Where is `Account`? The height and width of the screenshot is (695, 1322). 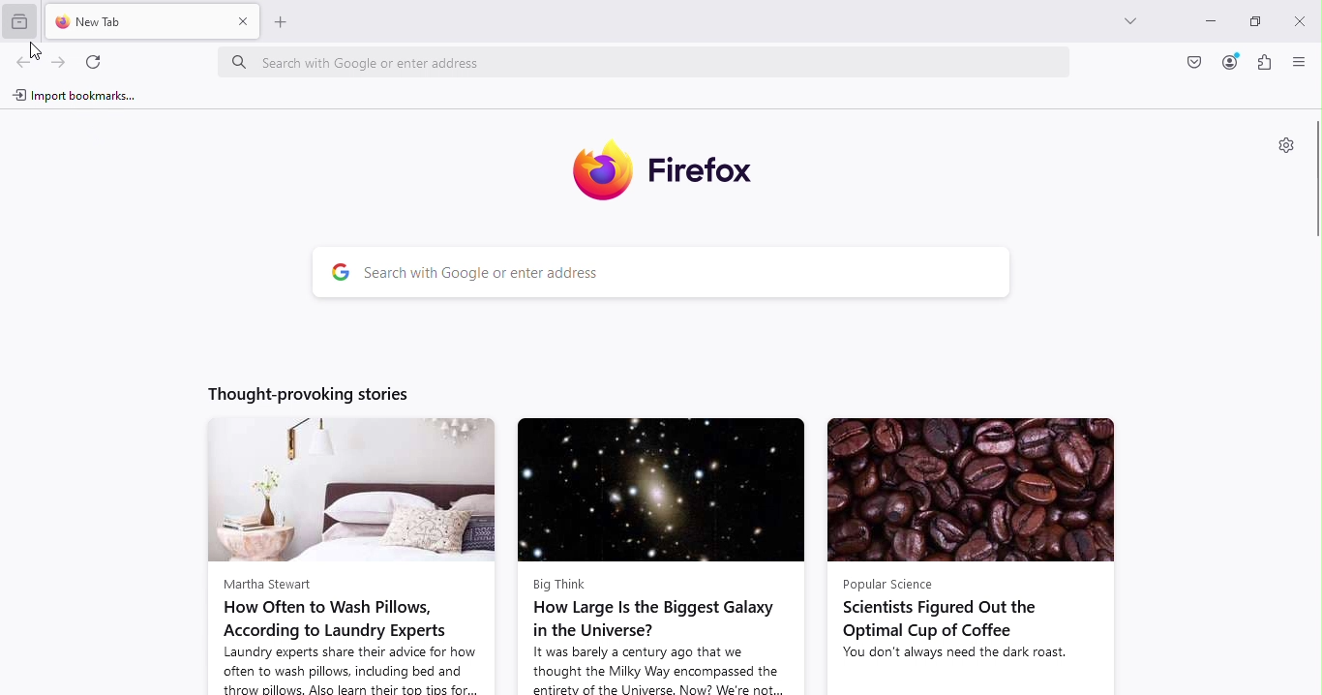 Account is located at coordinates (1230, 61).